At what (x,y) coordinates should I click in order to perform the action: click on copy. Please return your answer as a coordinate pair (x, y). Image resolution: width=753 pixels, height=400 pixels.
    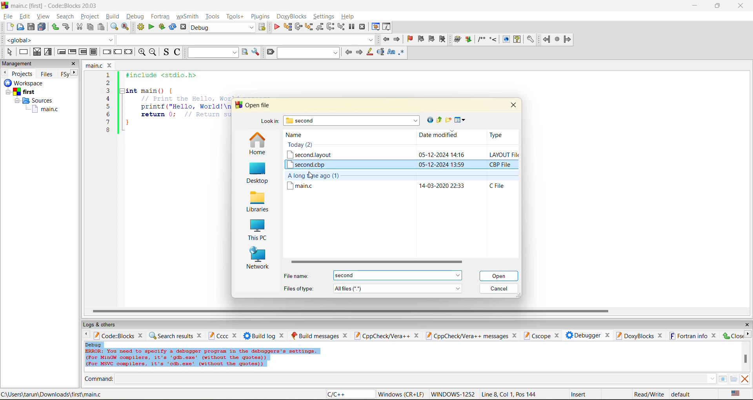
    Looking at the image, I should click on (91, 27).